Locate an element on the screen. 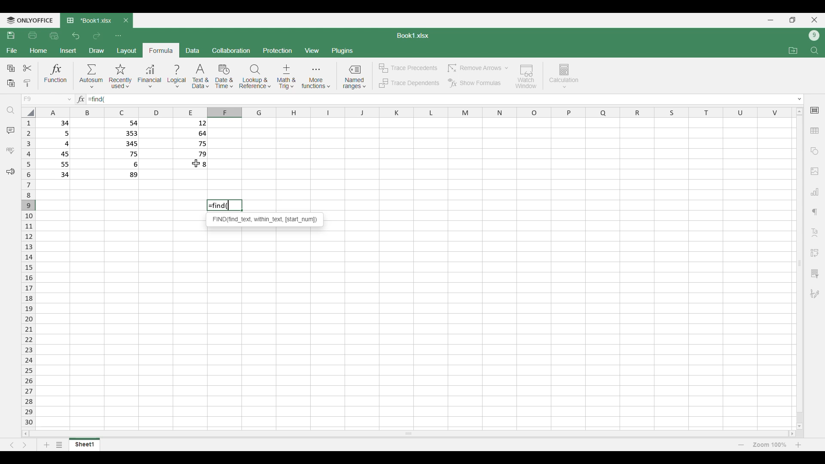 This screenshot has height=464, width=825. Show formulas is located at coordinates (474, 83).